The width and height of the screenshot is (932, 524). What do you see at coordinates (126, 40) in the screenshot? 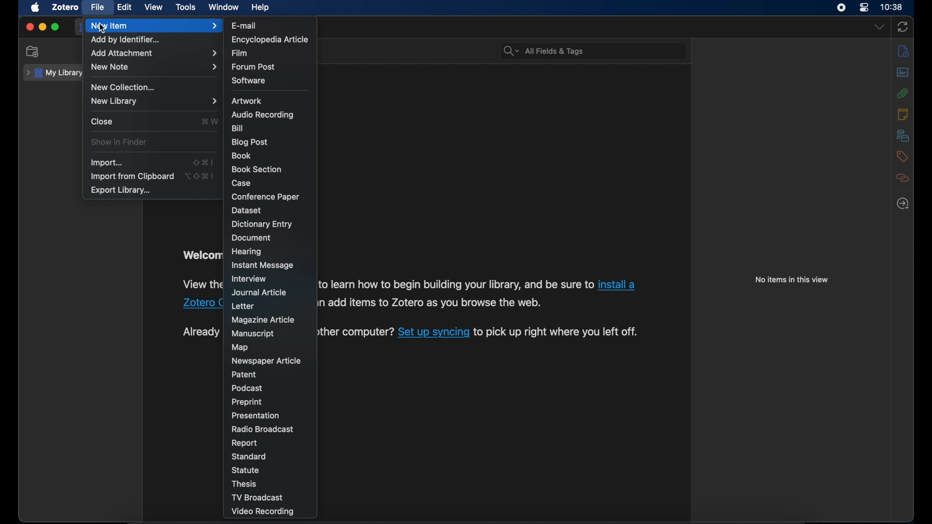
I see `add by identifier` at bounding box center [126, 40].